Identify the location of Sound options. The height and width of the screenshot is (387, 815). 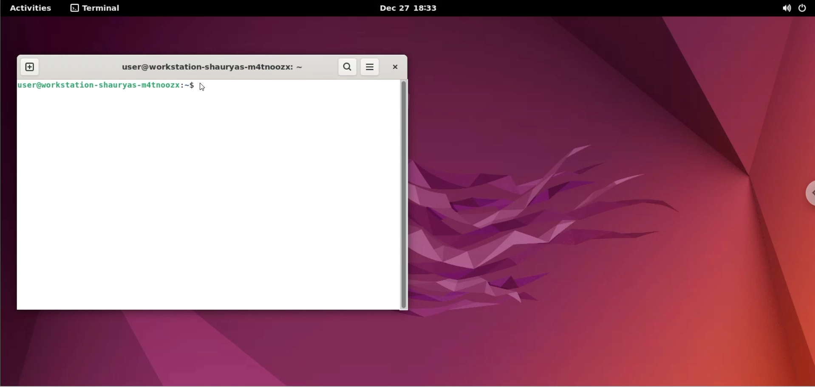
(784, 8).